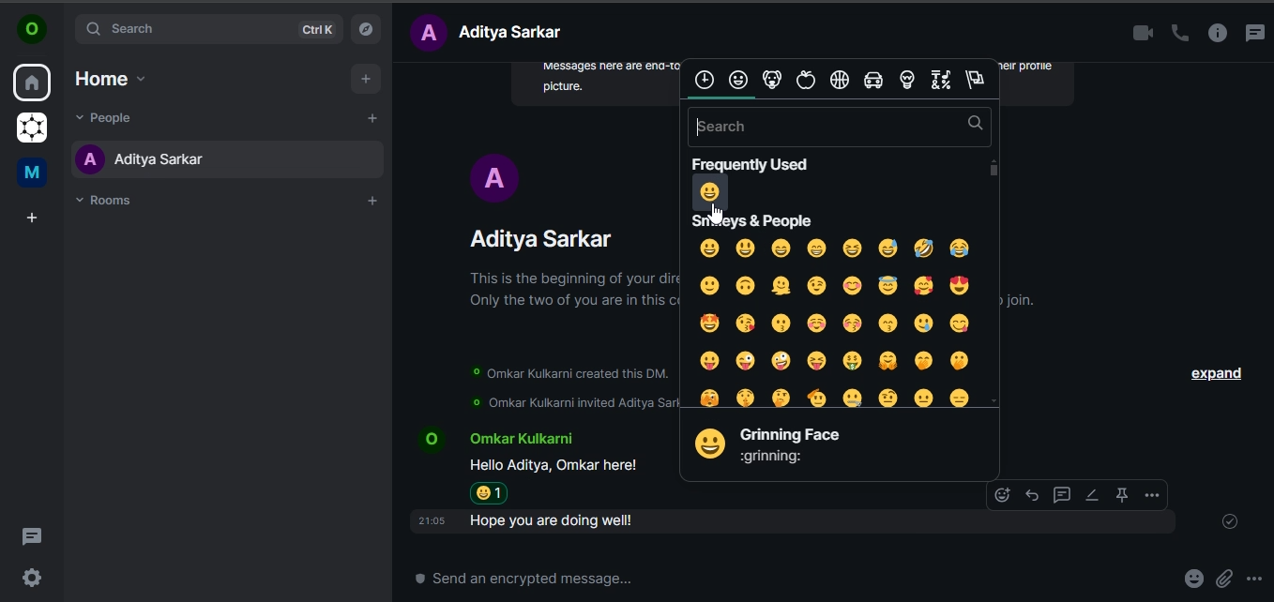 The height and width of the screenshot is (602, 1274). What do you see at coordinates (856, 285) in the screenshot?
I see `smiling facewith smiling eyes` at bounding box center [856, 285].